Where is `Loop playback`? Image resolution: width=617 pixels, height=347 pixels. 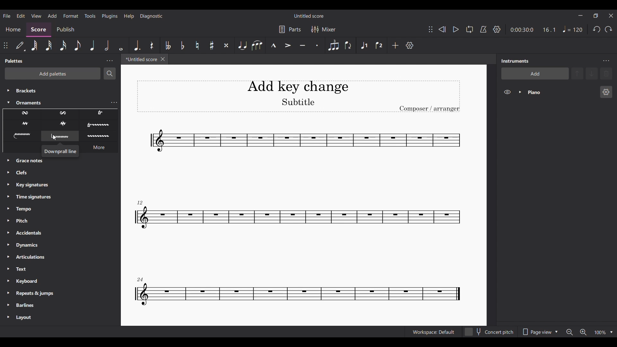
Loop playback is located at coordinates (469, 29).